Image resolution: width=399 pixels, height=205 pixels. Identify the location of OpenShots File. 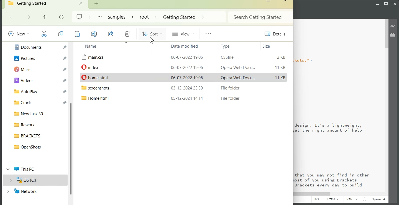
(39, 147).